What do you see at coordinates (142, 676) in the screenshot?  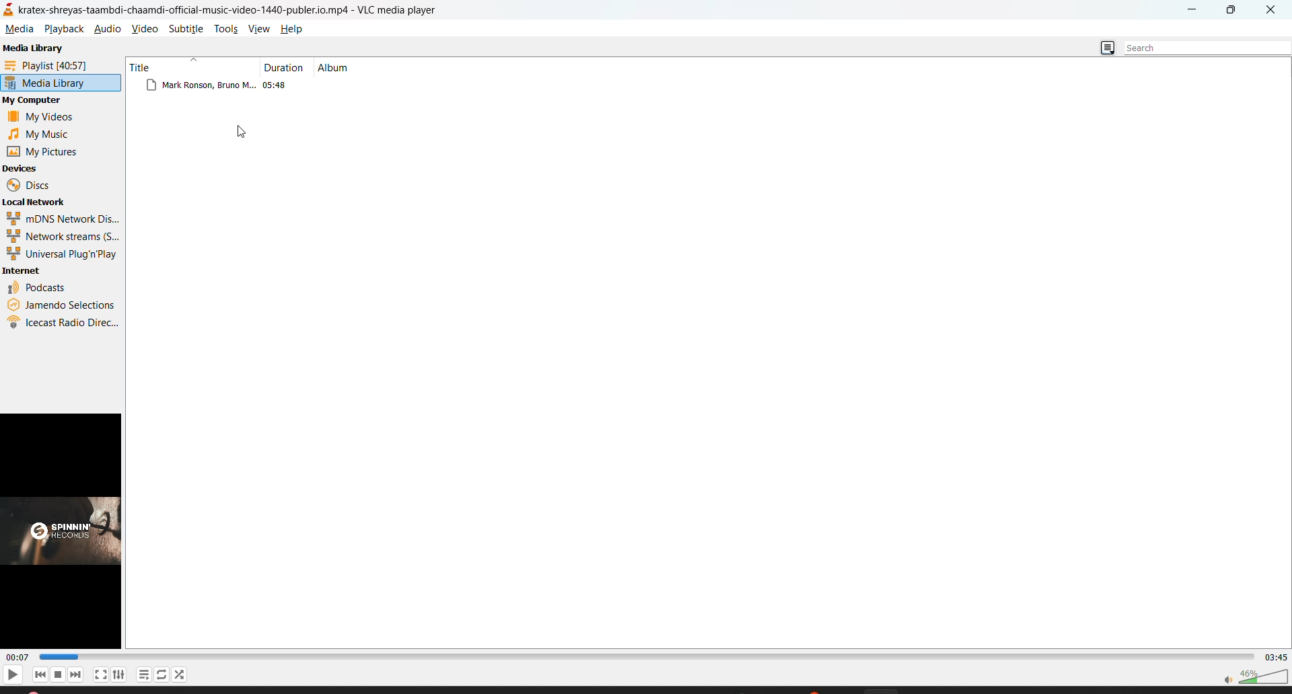 I see `playlist` at bounding box center [142, 676].